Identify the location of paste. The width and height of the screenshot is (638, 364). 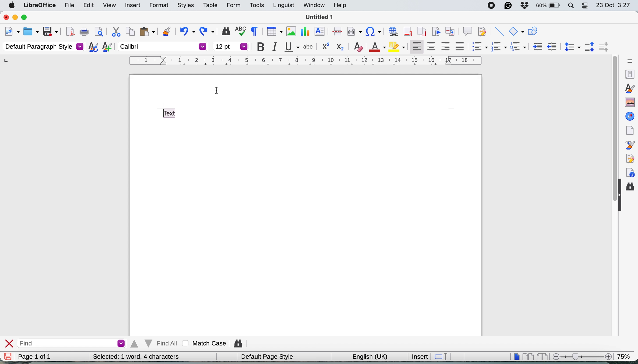
(147, 31).